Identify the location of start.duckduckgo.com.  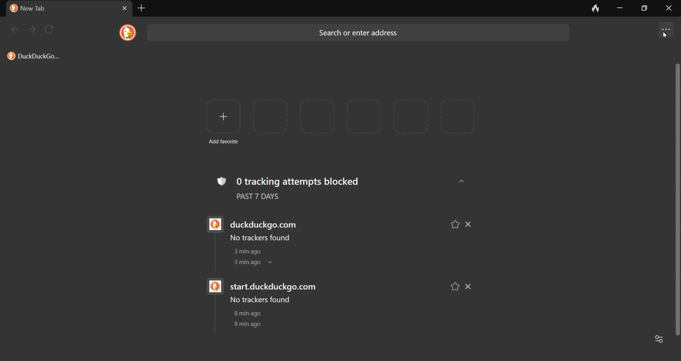
(278, 286).